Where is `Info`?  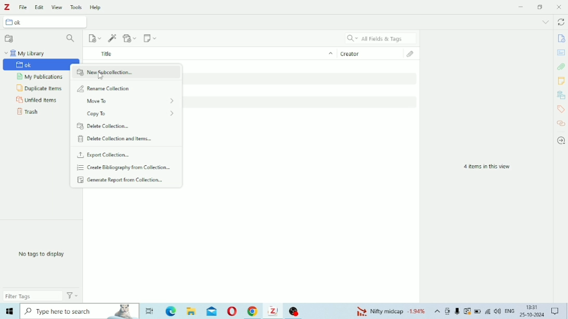 Info is located at coordinates (561, 38).